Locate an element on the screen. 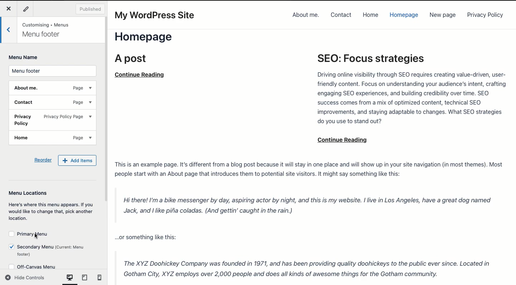  continue is located at coordinates (142, 74).